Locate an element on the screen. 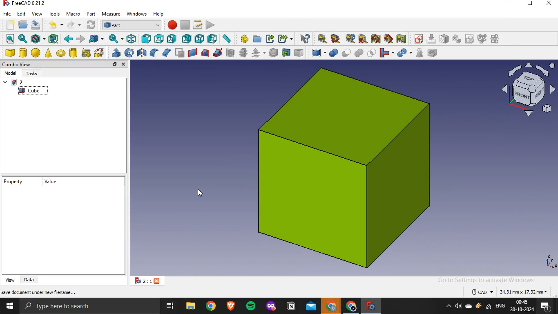 The height and width of the screenshot is (314, 558). execute macro is located at coordinates (210, 25).